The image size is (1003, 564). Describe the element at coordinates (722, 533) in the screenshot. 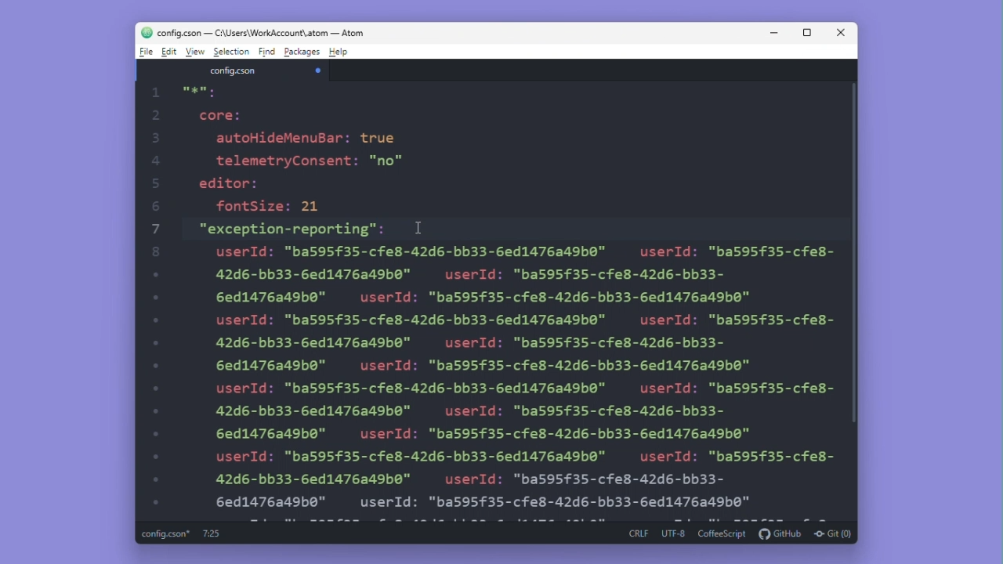

I see `coffeescript` at that location.